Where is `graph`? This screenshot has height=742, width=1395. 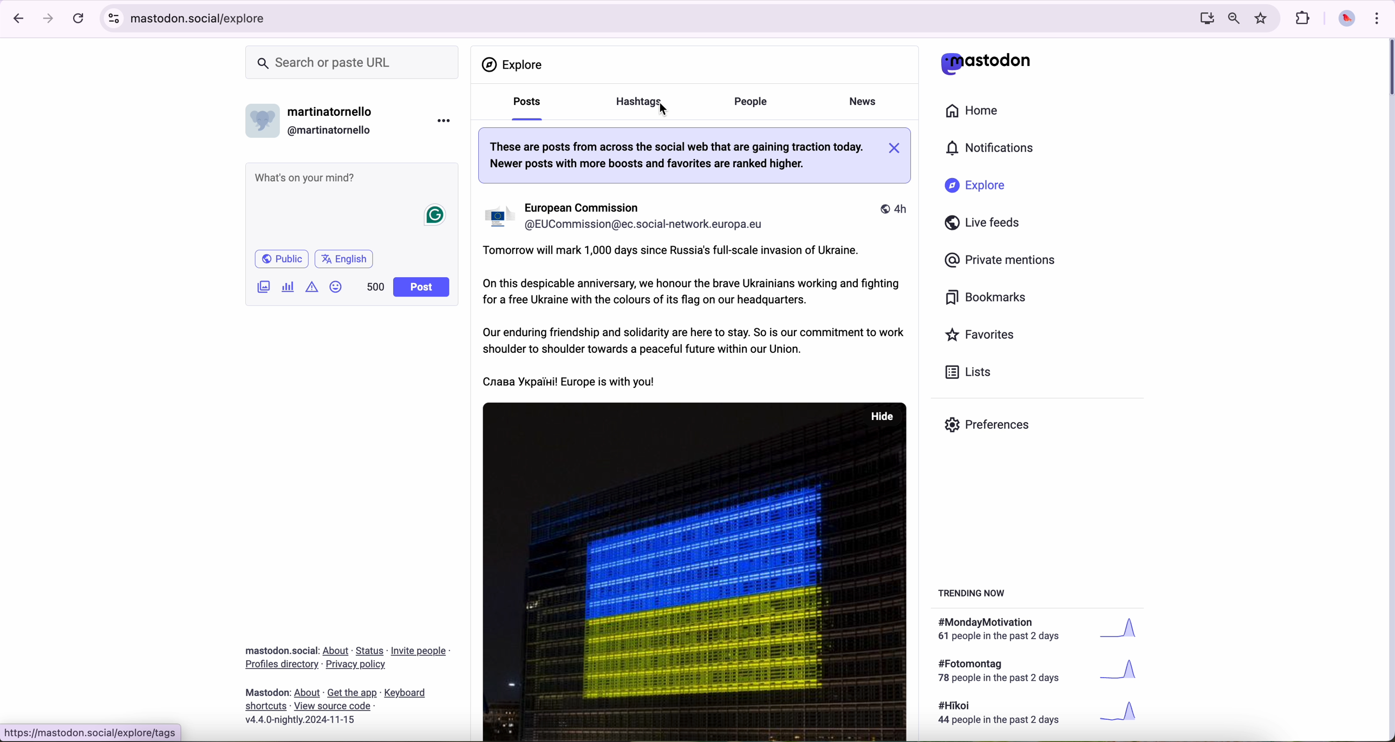
graph is located at coordinates (1124, 673).